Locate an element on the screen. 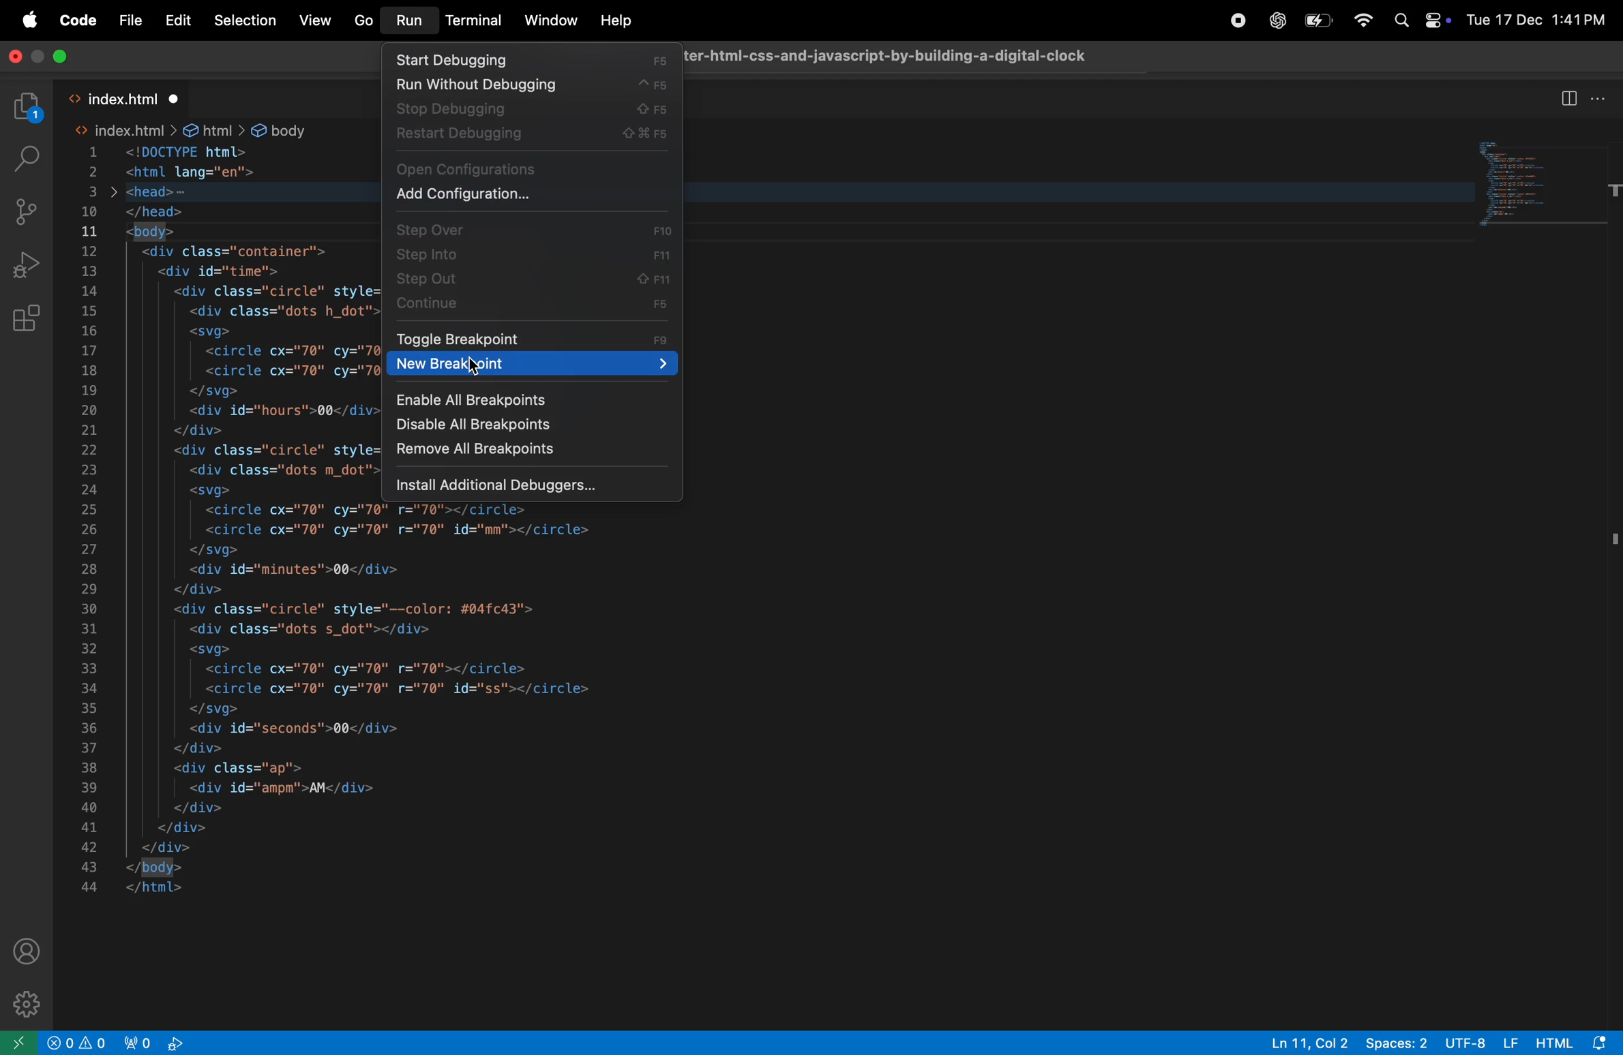  install additional debuggers is located at coordinates (535, 484).